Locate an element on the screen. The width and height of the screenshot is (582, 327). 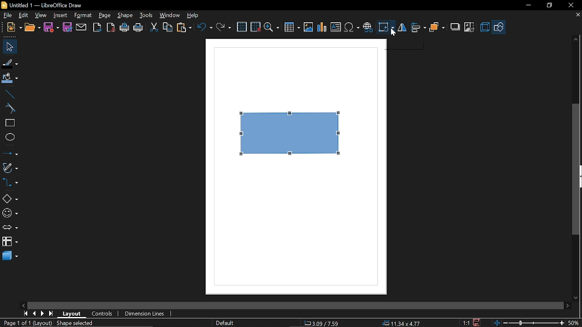
Current diagram is located at coordinates (290, 134).